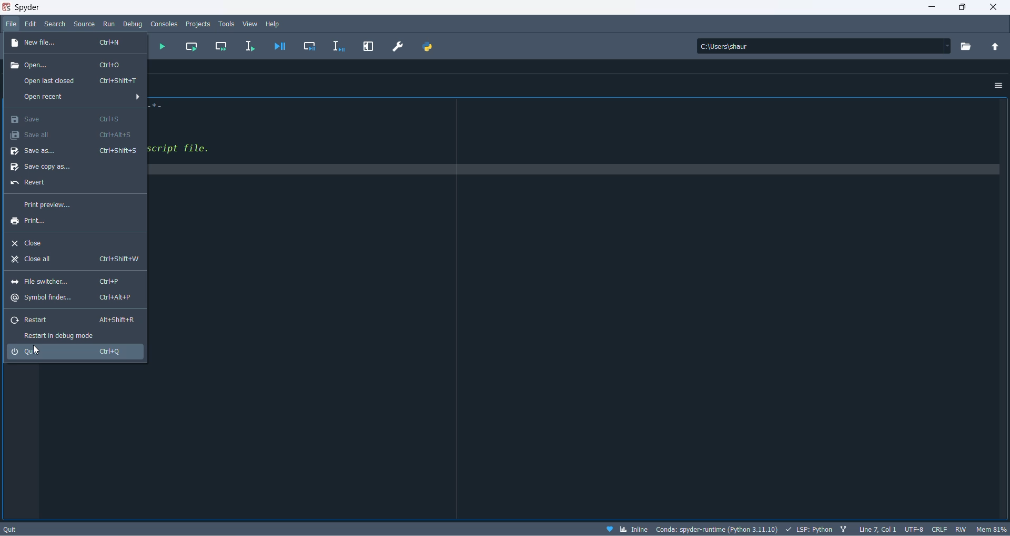  Describe the element at coordinates (250, 24) in the screenshot. I see `view` at that location.